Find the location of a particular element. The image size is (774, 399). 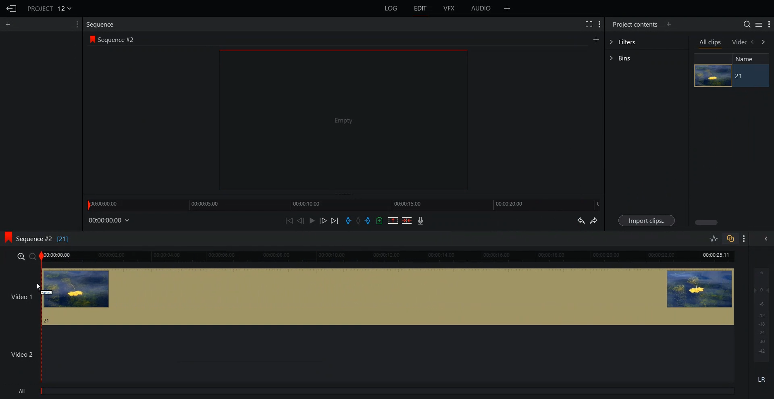

All clips is located at coordinates (710, 43).